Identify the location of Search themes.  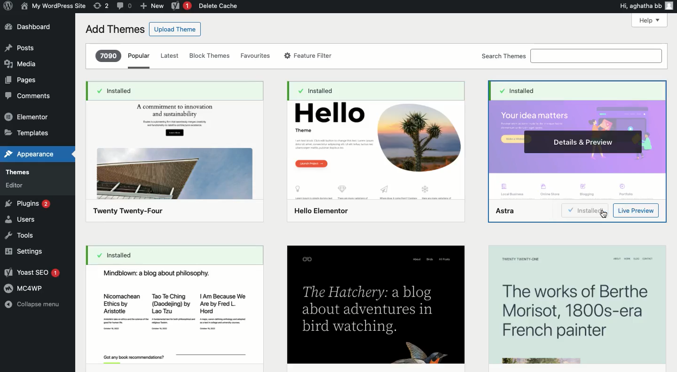
(571, 56).